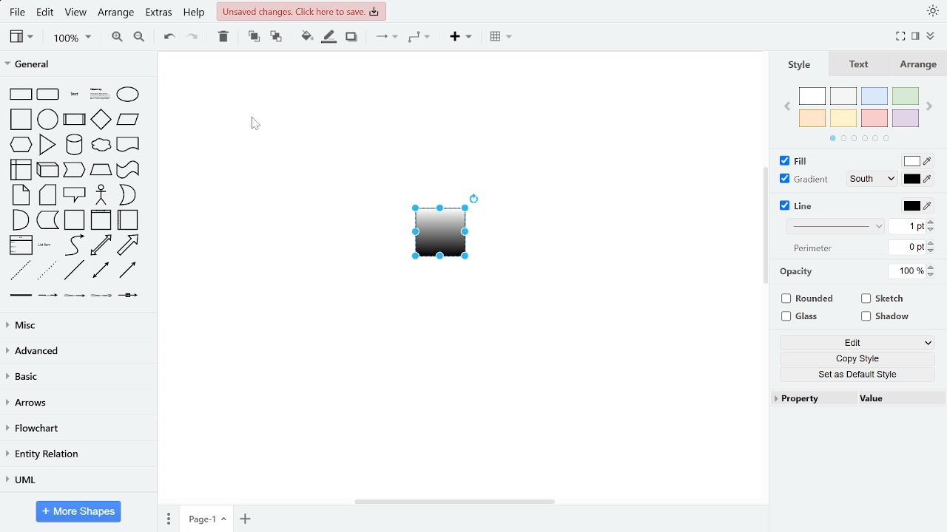  Describe the element at coordinates (932, 10) in the screenshot. I see `appearance` at that location.